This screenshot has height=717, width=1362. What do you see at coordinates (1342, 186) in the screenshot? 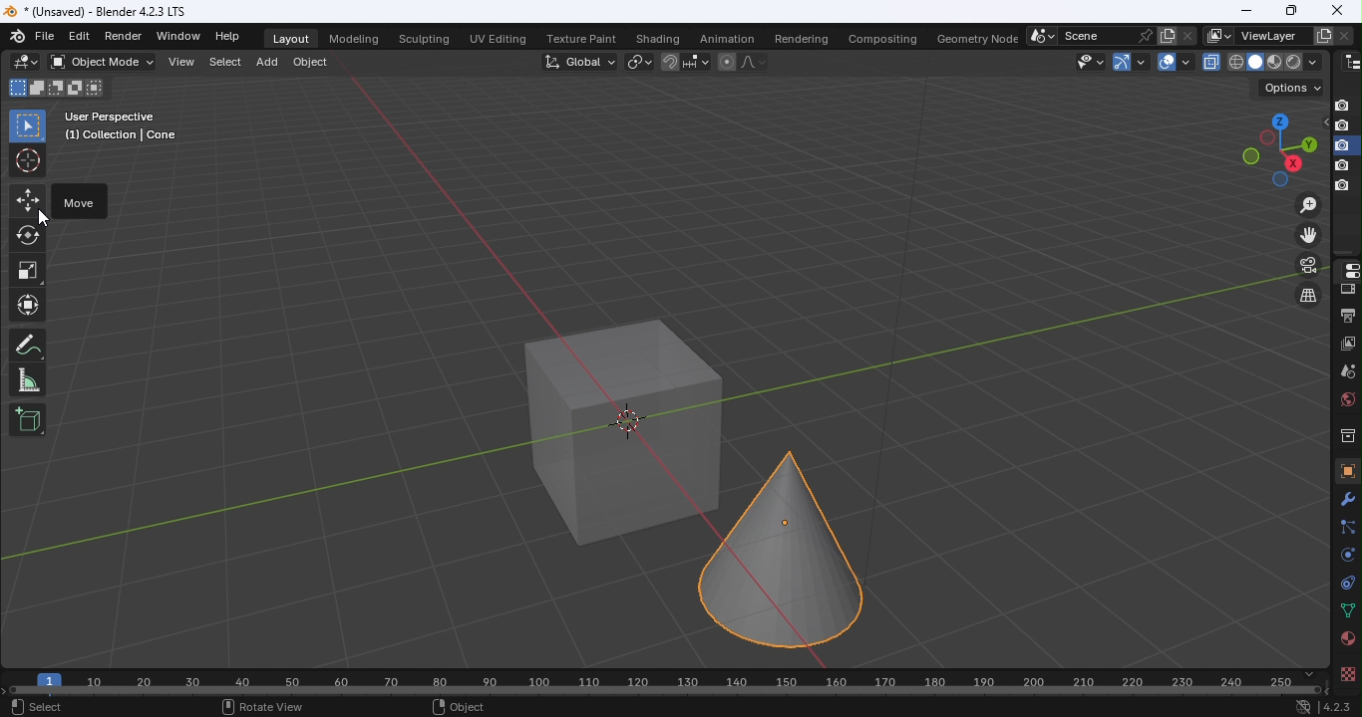
I see `disable in renders` at bounding box center [1342, 186].